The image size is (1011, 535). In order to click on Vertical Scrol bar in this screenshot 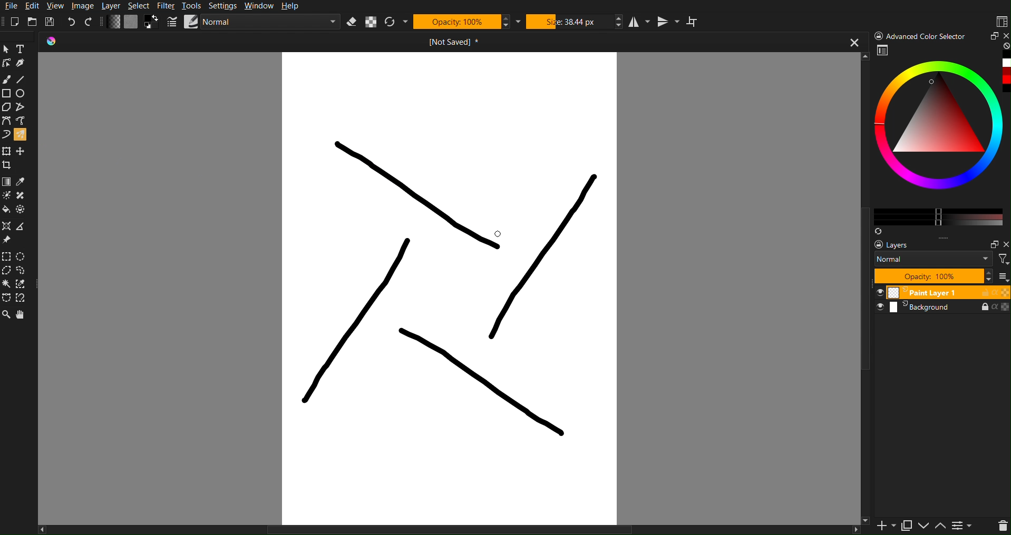, I will do `click(859, 300)`.